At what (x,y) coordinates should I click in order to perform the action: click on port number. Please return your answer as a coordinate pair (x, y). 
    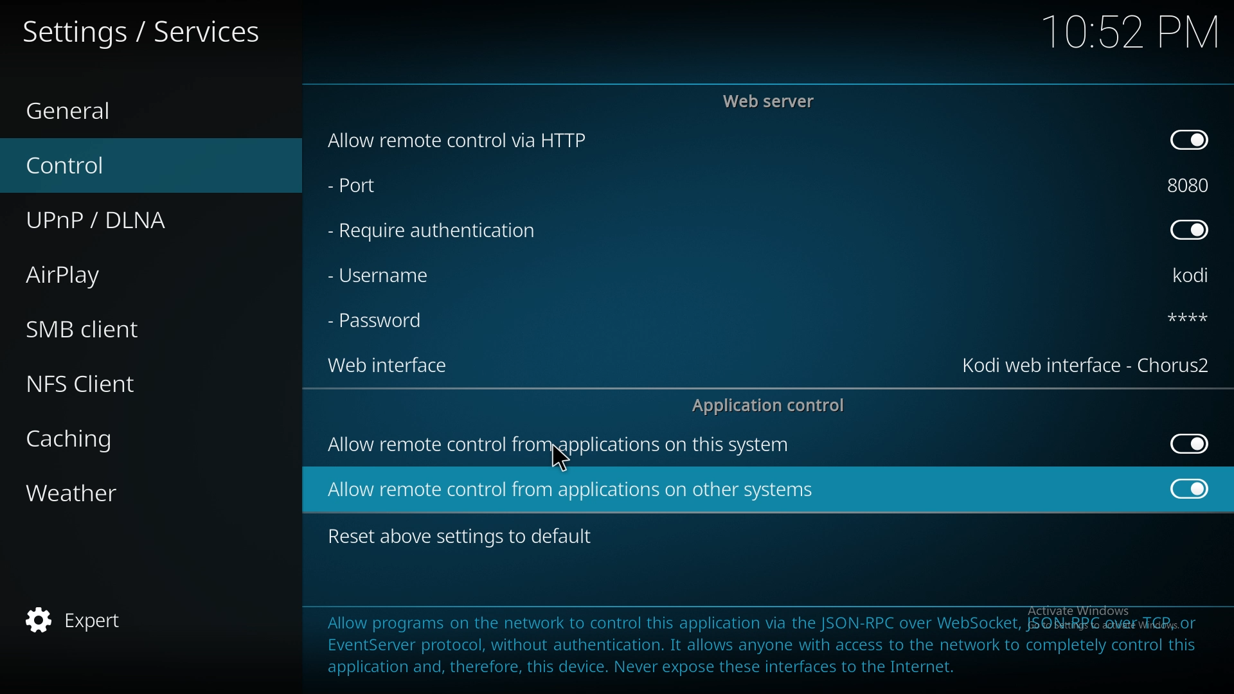
    Looking at the image, I should click on (1189, 185).